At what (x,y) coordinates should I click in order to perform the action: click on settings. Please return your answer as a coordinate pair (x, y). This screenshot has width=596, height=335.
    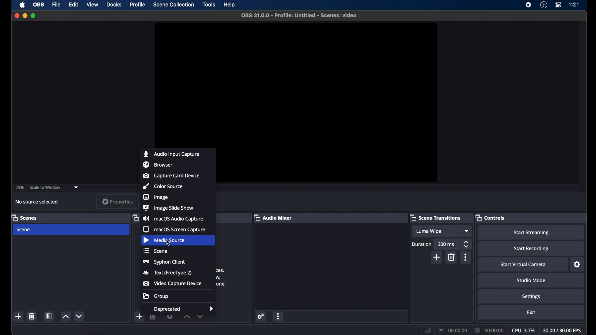
    Looking at the image, I should click on (169, 318).